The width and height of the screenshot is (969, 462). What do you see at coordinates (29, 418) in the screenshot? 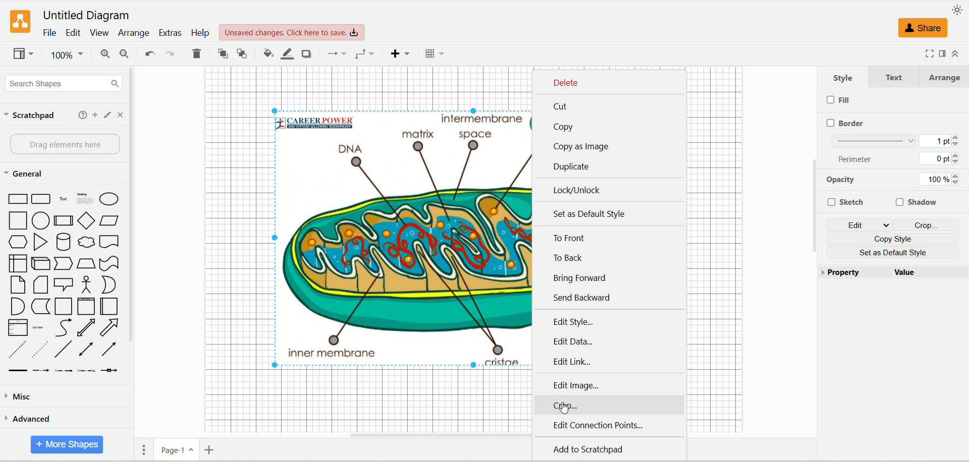
I see `advanced` at bounding box center [29, 418].